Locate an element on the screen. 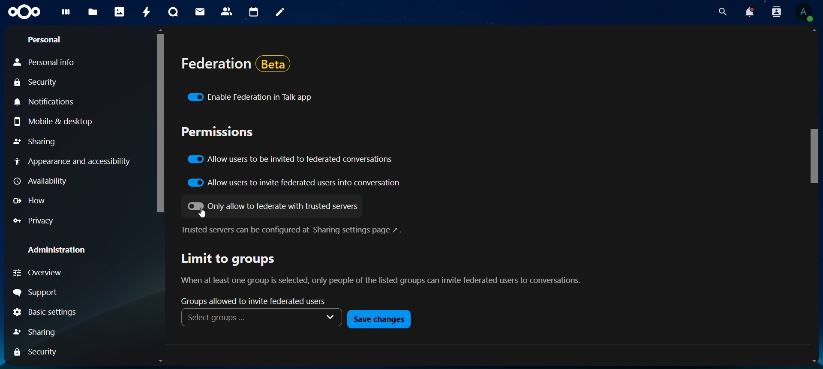 The image size is (823, 369). security is located at coordinates (35, 83).